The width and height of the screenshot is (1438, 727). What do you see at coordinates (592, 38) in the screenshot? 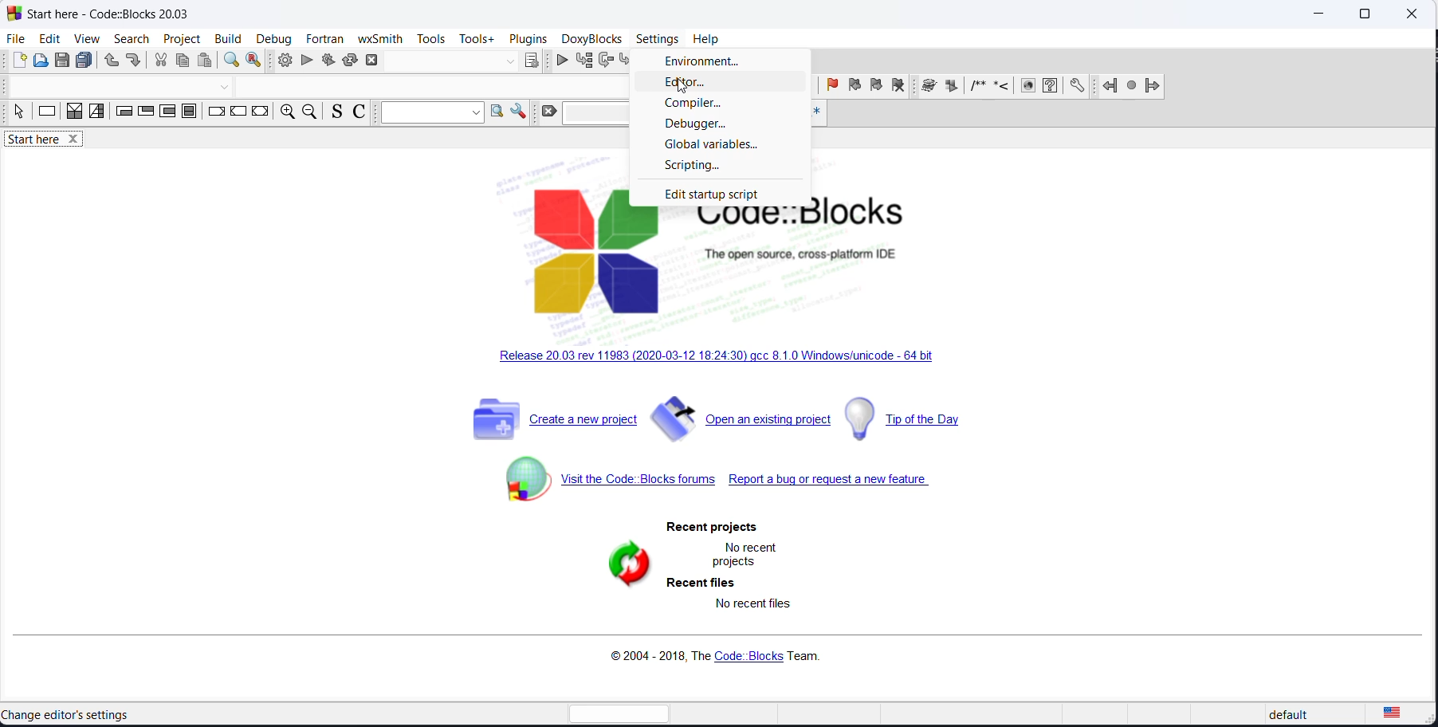
I see `DoxyBlocks` at bounding box center [592, 38].